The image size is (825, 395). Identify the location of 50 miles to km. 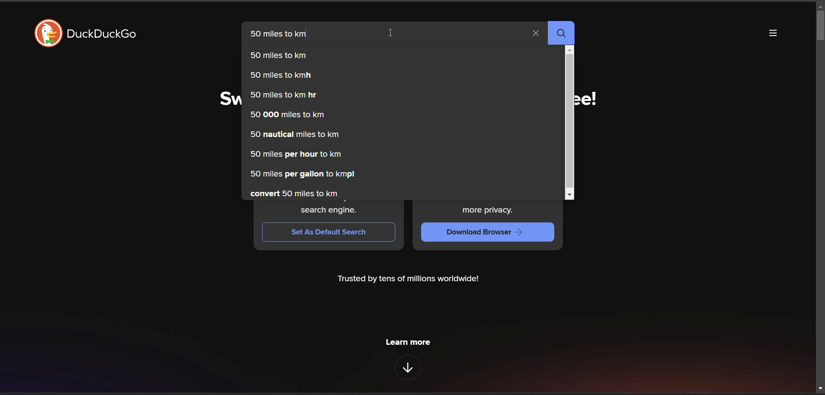
(278, 56).